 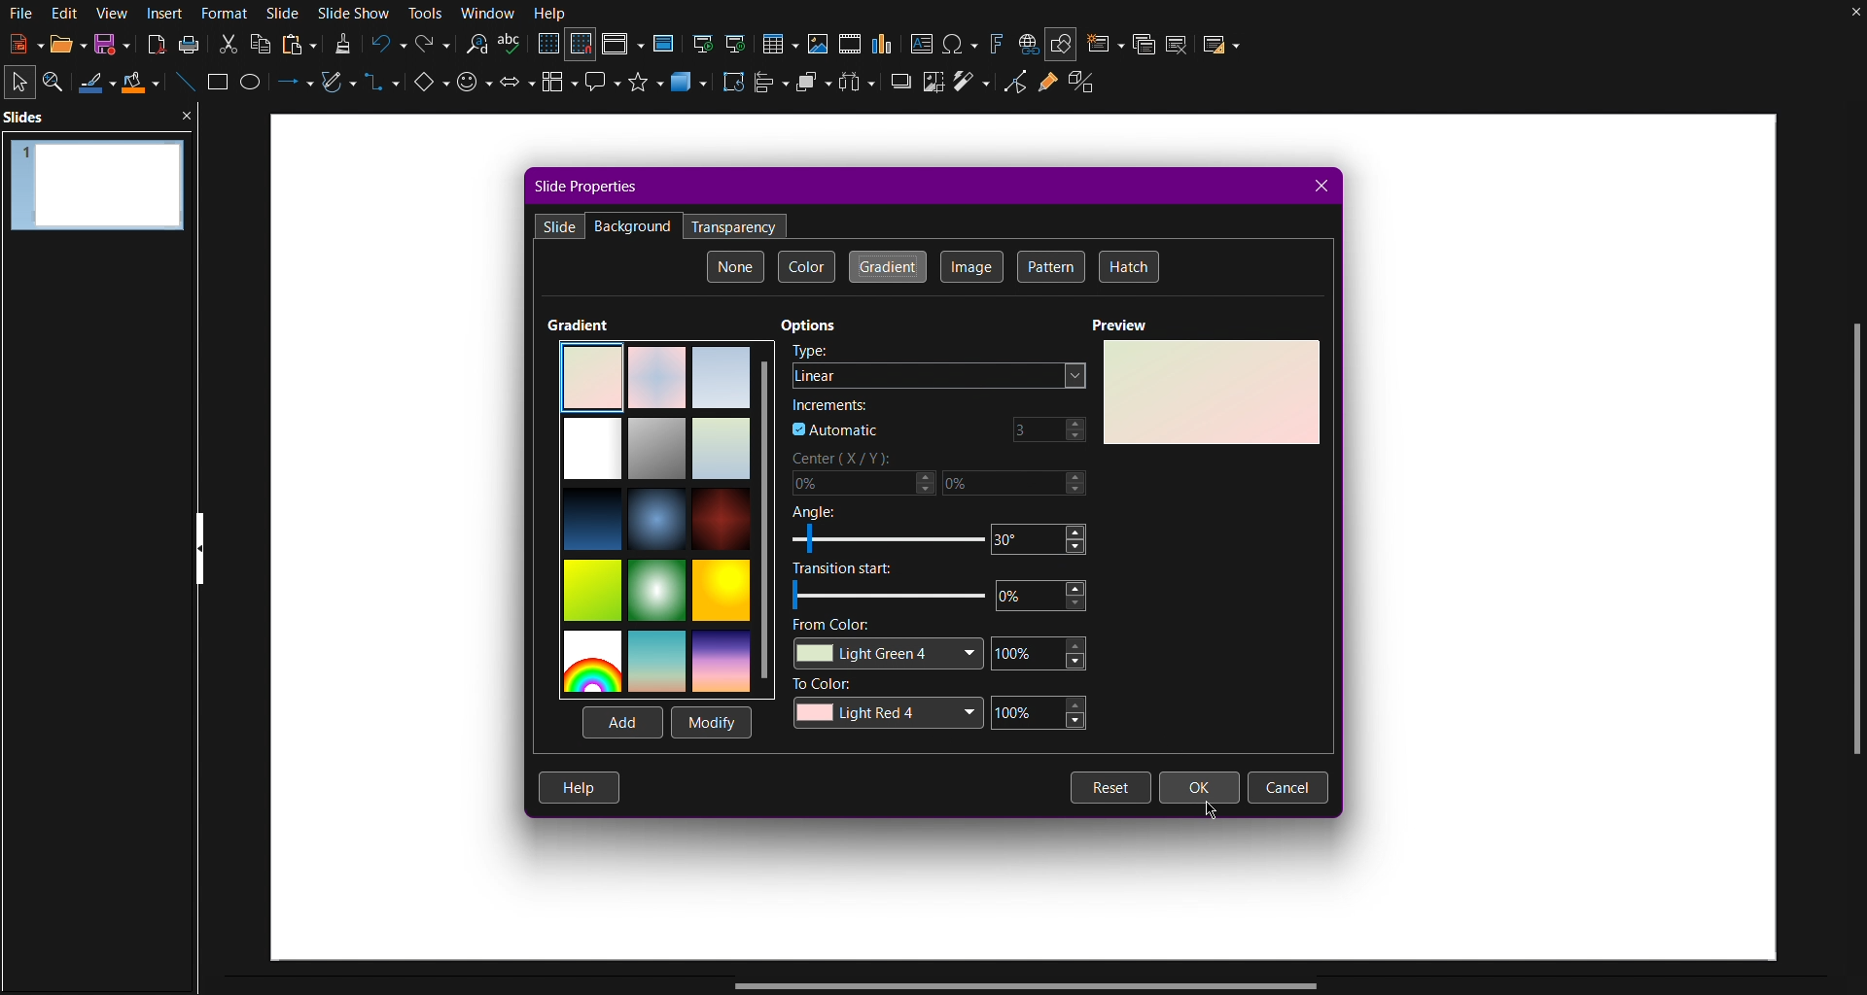 I want to click on Number Value, so click(x=1047, y=429).